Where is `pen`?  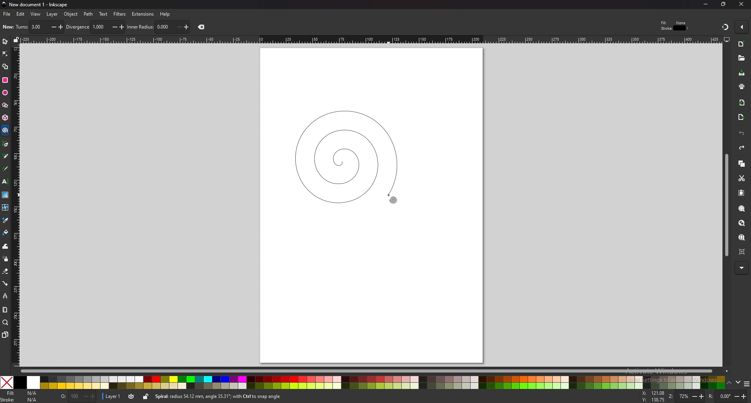 pen is located at coordinates (5, 144).